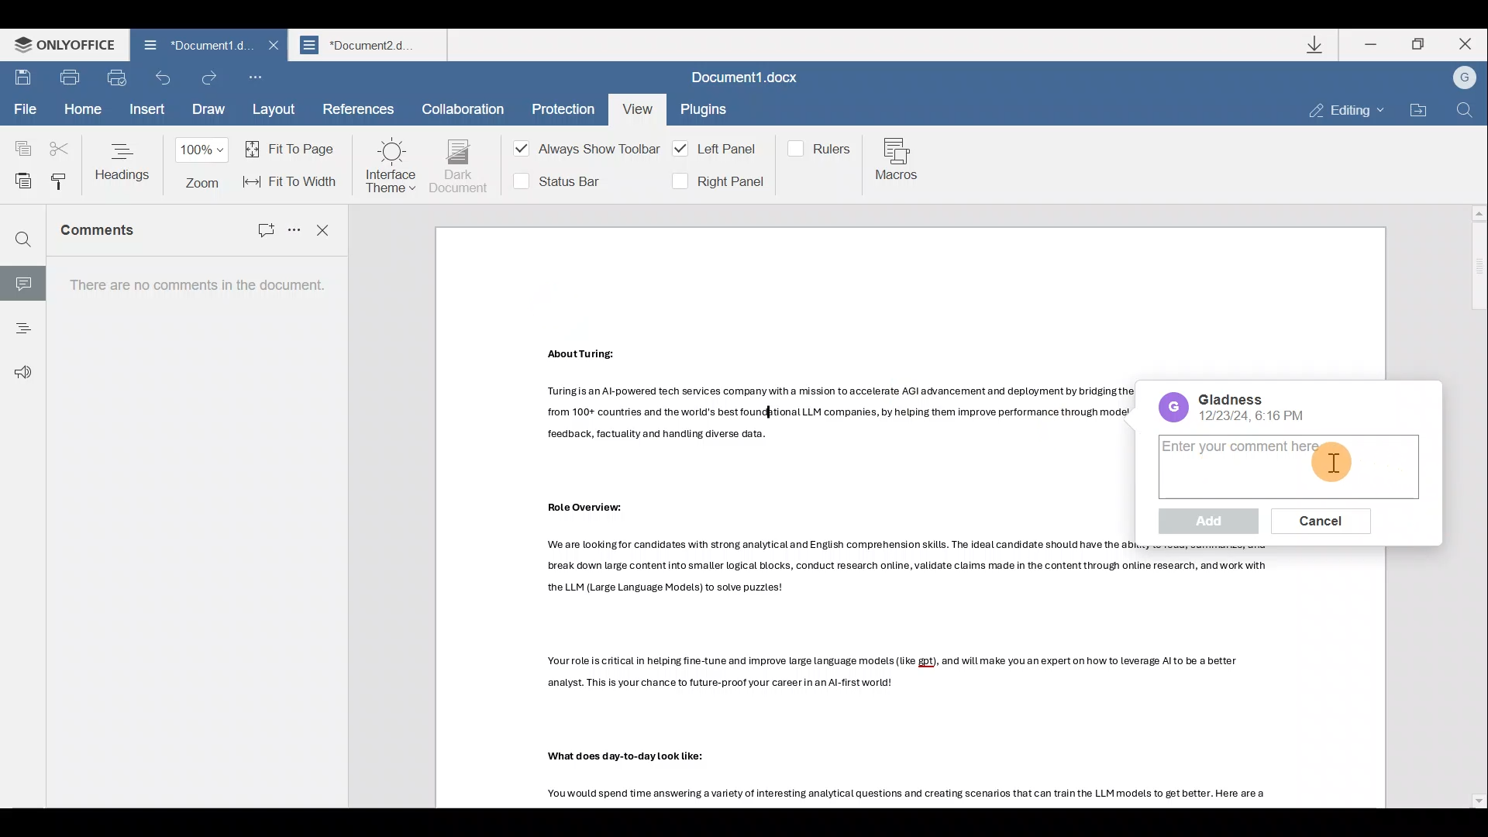  What do you see at coordinates (60, 143) in the screenshot?
I see `Cut` at bounding box center [60, 143].